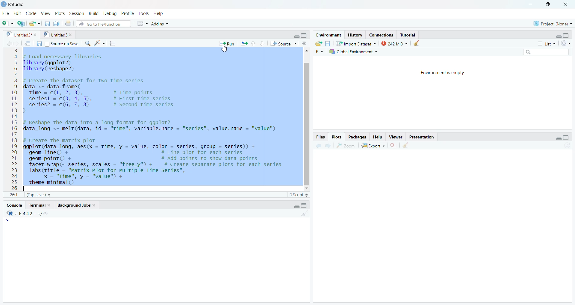 This screenshot has height=305, width=575. Describe the element at coordinates (35, 23) in the screenshot. I see `open an existing file` at that location.